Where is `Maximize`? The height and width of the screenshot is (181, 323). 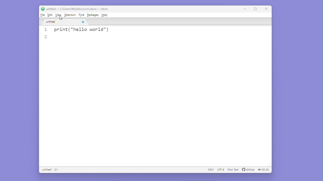 Maximize is located at coordinates (256, 9).